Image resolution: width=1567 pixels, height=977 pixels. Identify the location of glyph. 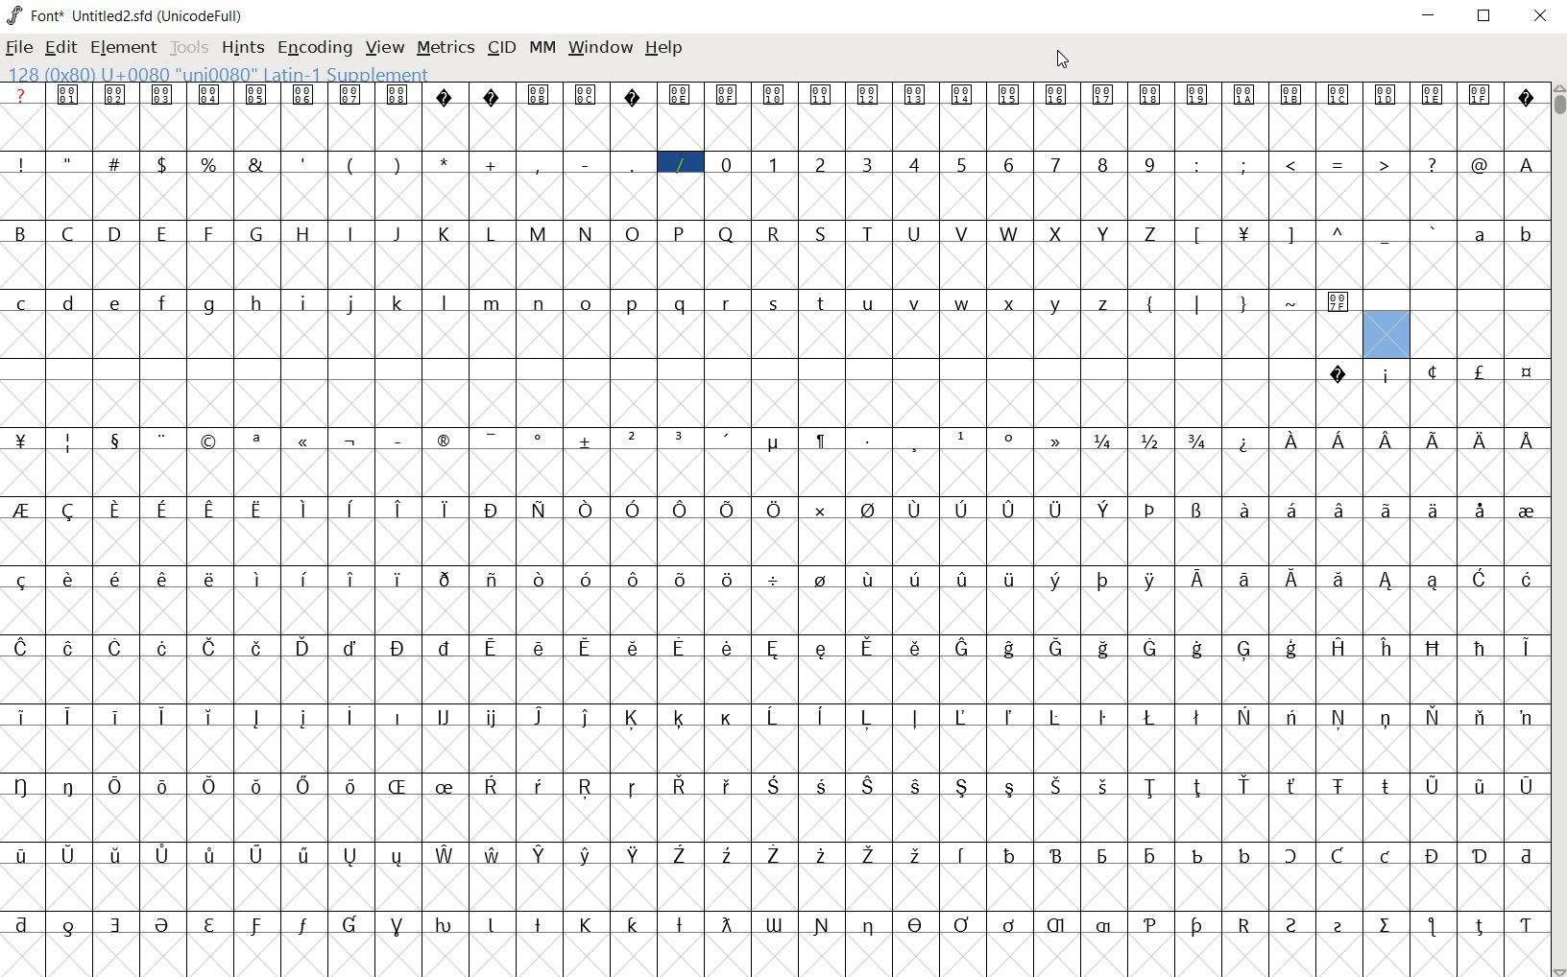
(21, 164).